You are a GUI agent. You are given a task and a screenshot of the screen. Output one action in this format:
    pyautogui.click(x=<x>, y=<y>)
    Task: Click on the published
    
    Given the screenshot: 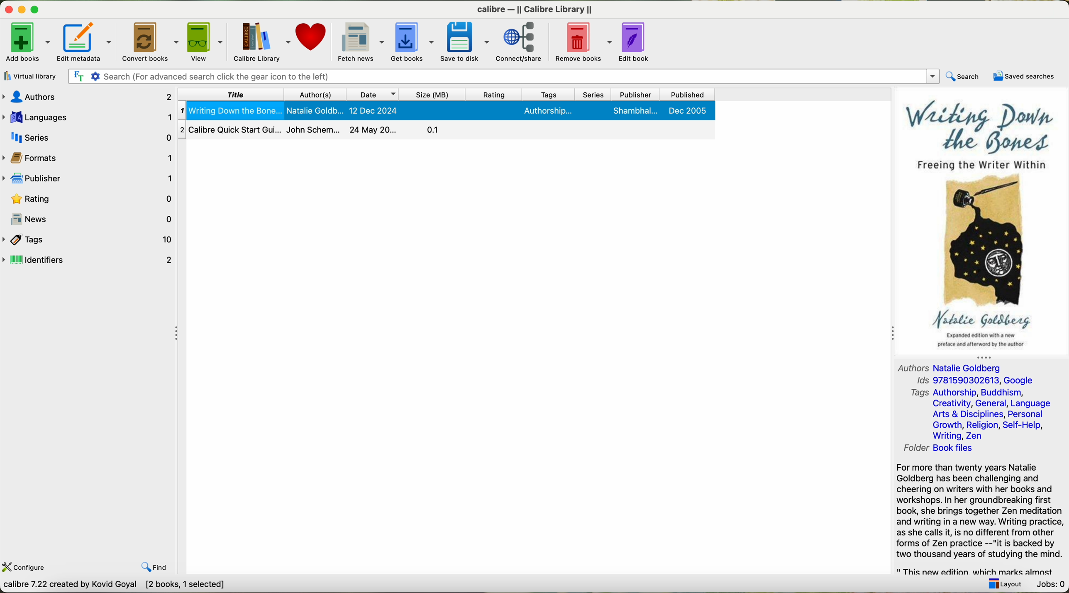 What is the action you would take?
    pyautogui.click(x=688, y=95)
    